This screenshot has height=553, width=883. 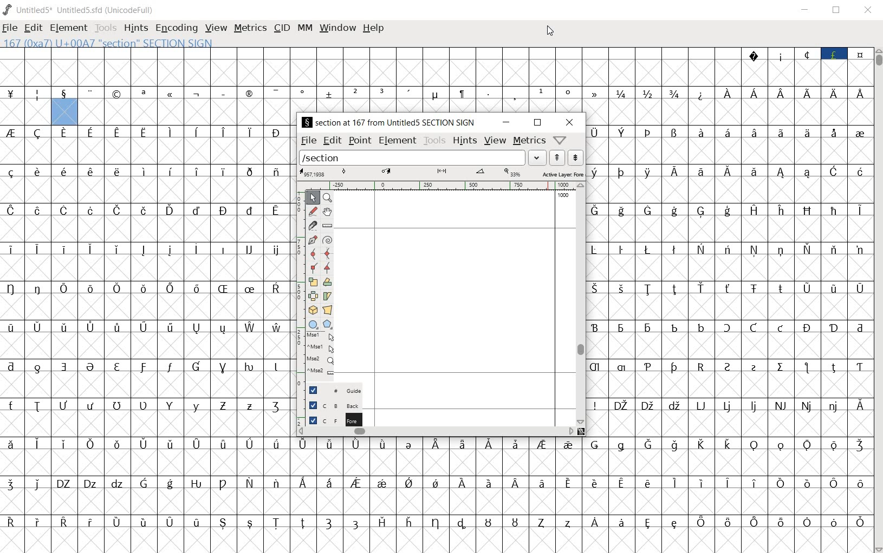 I want to click on cut splines in two, so click(x=311, y=225).